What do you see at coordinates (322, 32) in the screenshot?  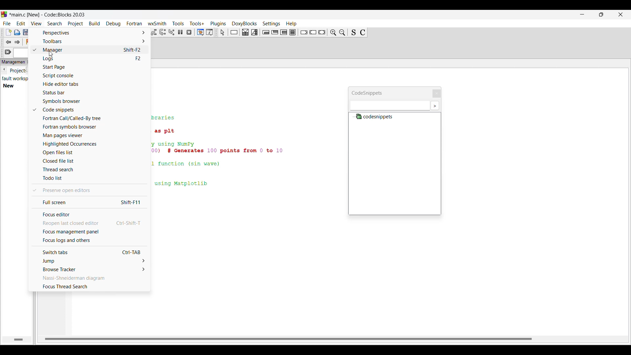 I see `Return instruction` at bounding box center [322, 32].